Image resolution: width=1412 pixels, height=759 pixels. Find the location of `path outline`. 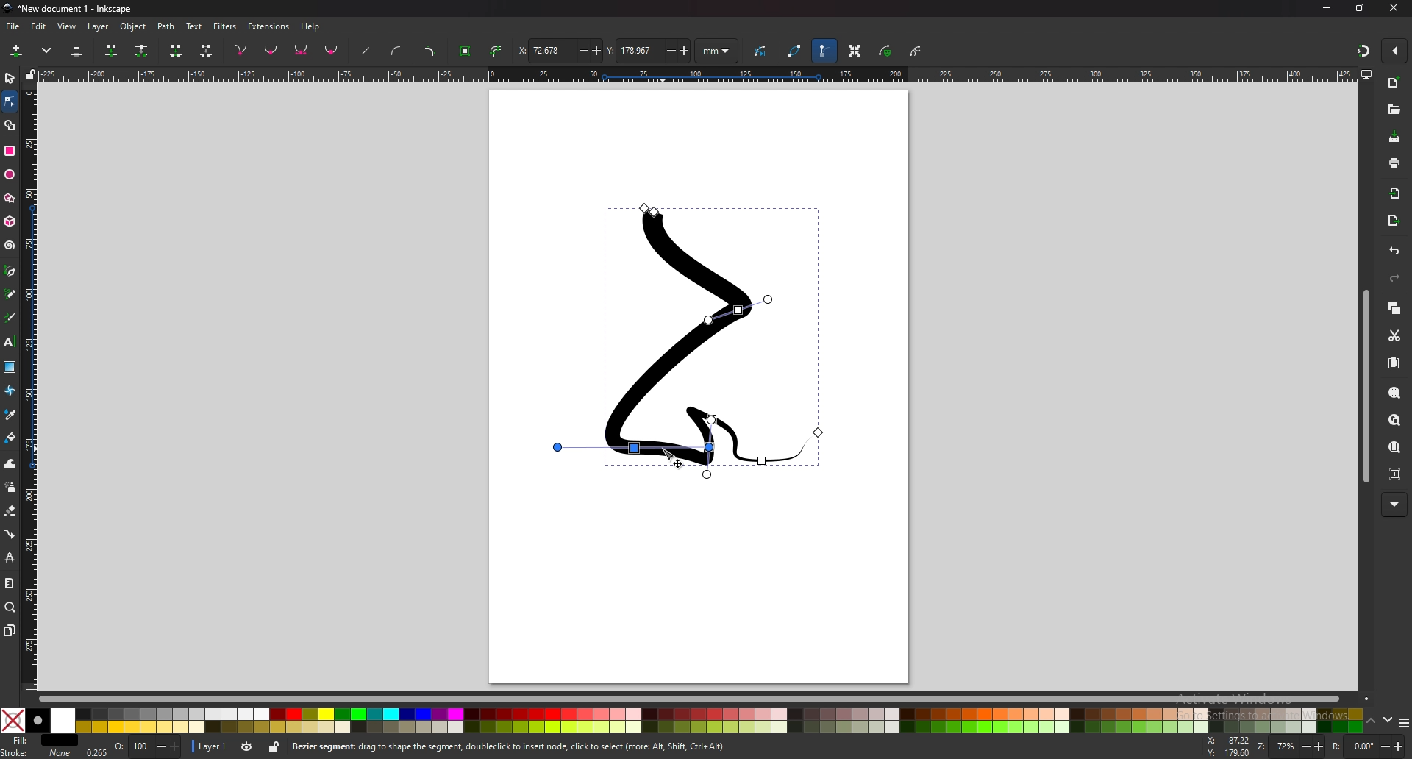

path outline is located at coordinates (796, 51).